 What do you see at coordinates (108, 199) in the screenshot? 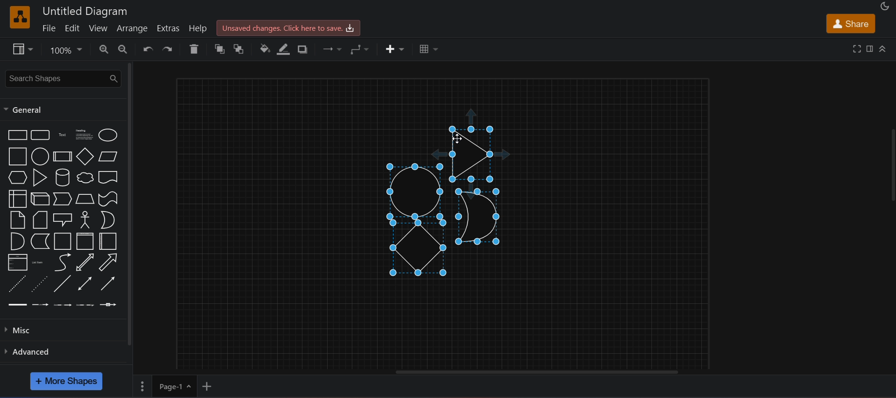
I see `tape` at bounding box center [108, 199].